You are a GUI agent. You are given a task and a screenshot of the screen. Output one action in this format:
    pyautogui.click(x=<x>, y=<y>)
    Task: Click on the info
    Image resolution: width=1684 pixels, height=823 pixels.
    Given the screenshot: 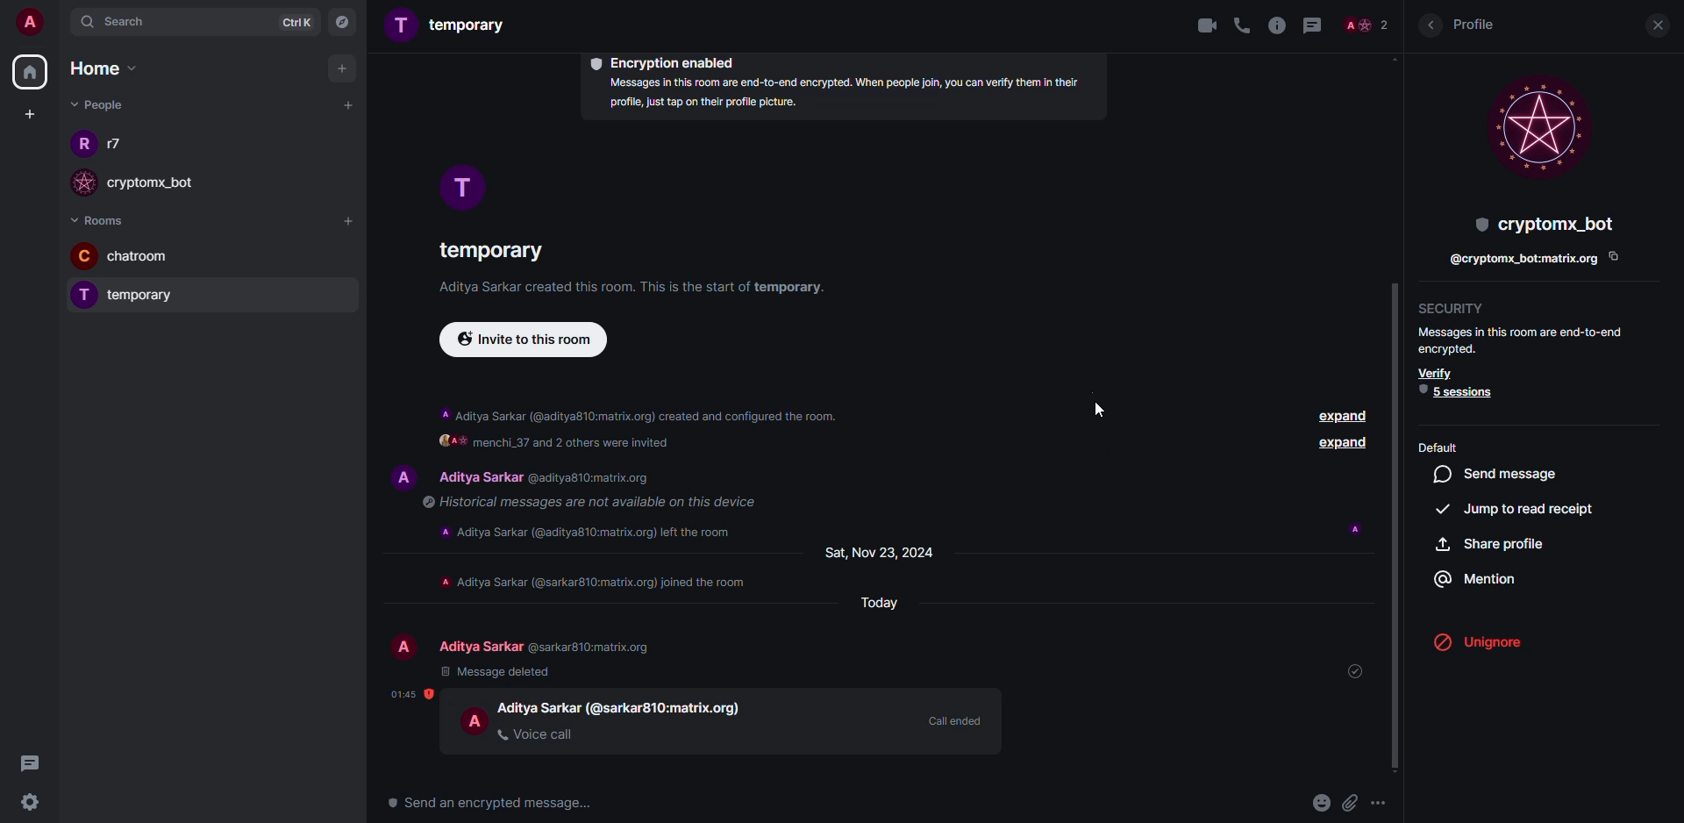 What is the action you would take?
    pyautogui.click(x=639, y=288)
    